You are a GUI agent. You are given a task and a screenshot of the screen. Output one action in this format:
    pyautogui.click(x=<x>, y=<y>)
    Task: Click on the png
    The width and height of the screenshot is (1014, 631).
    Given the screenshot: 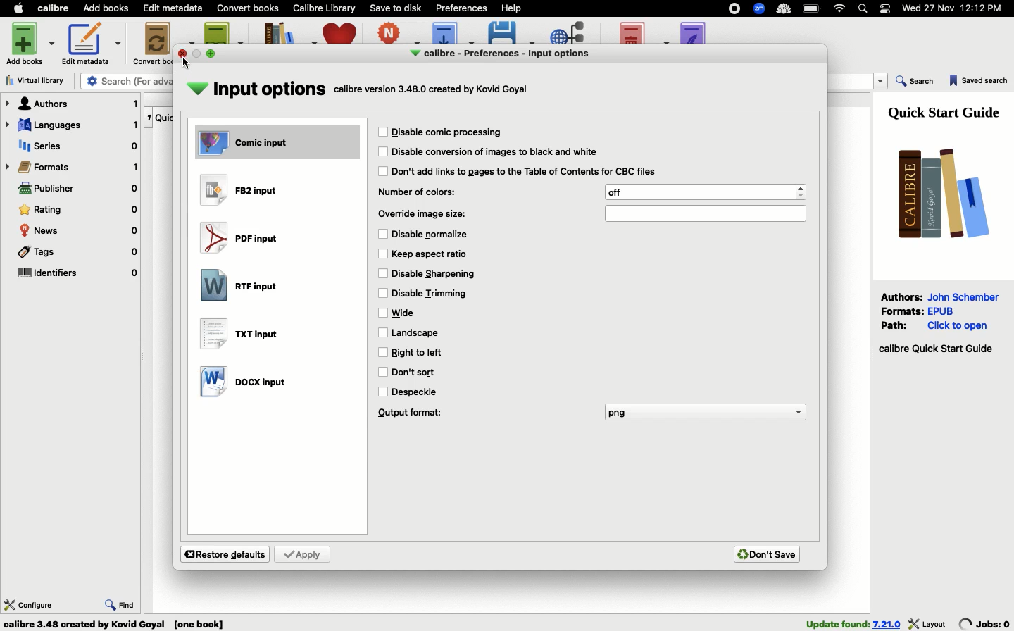 What is the action you would take?
    pyautogui.click(x=705, y=413)
    